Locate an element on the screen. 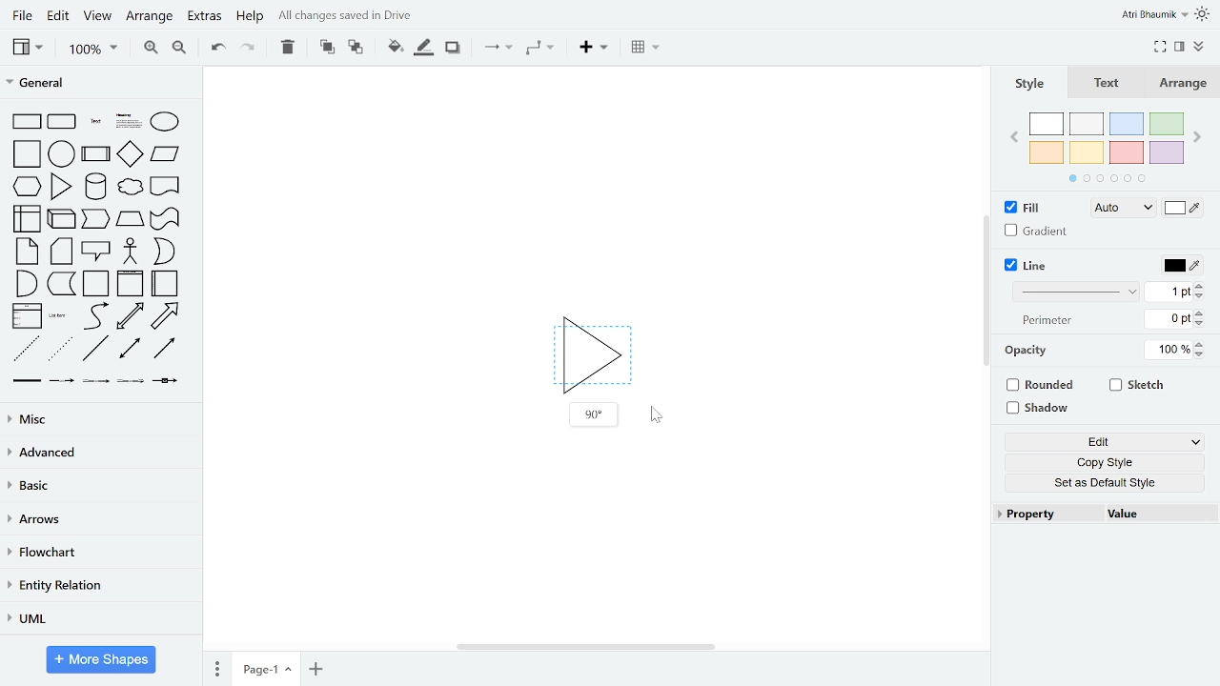 The image size is (1220, 686). decrease line width is located at coordinates (1200, 295).